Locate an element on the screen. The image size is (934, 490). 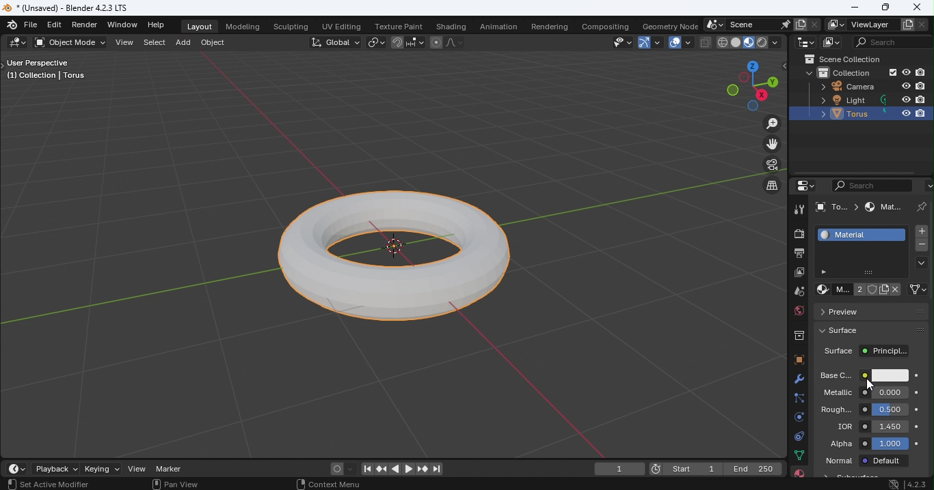
Sets the object interaction mode is located at coordinates (72, 43).